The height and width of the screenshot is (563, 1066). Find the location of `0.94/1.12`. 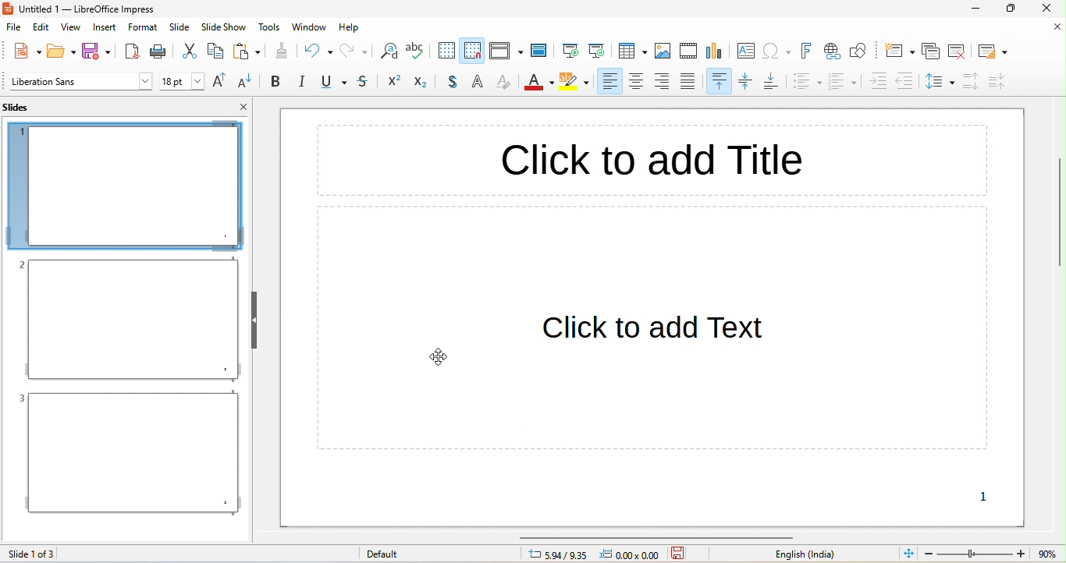

0.94/1.12 is located at coordinates (556, 555).